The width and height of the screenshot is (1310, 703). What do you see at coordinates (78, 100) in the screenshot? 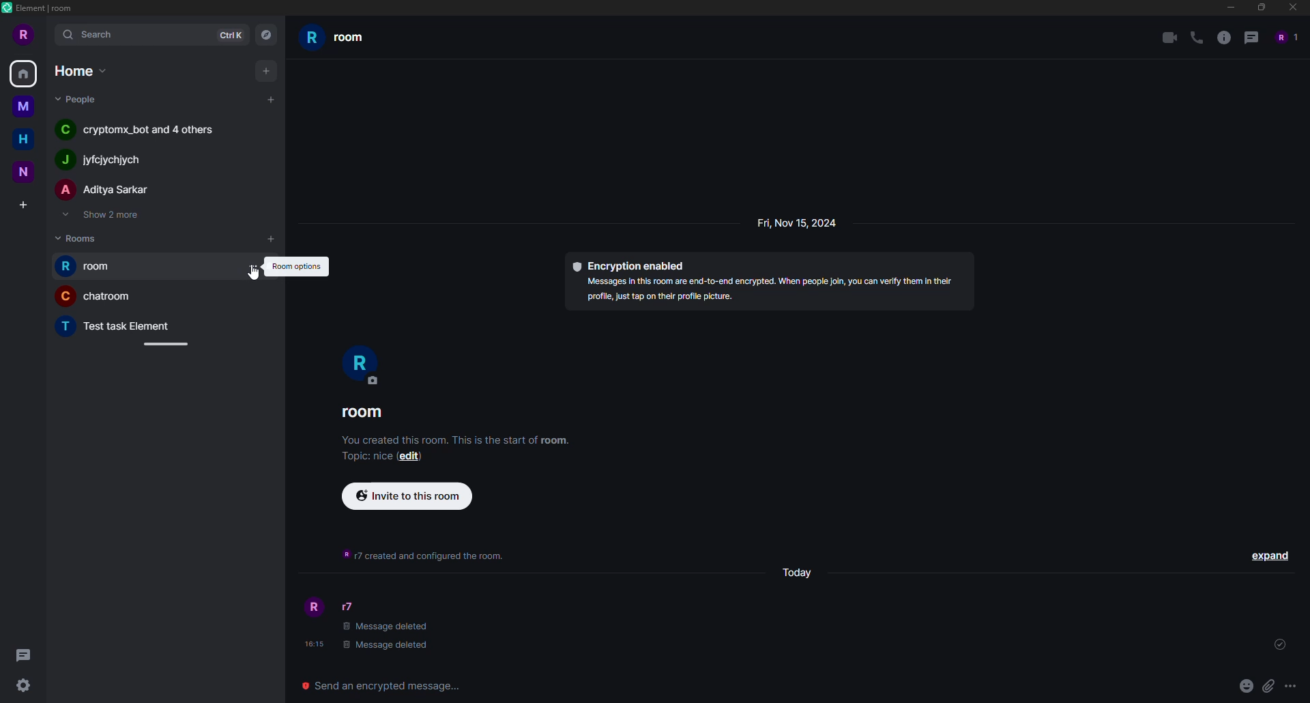
I see `people` at bounding box center [78, 100].